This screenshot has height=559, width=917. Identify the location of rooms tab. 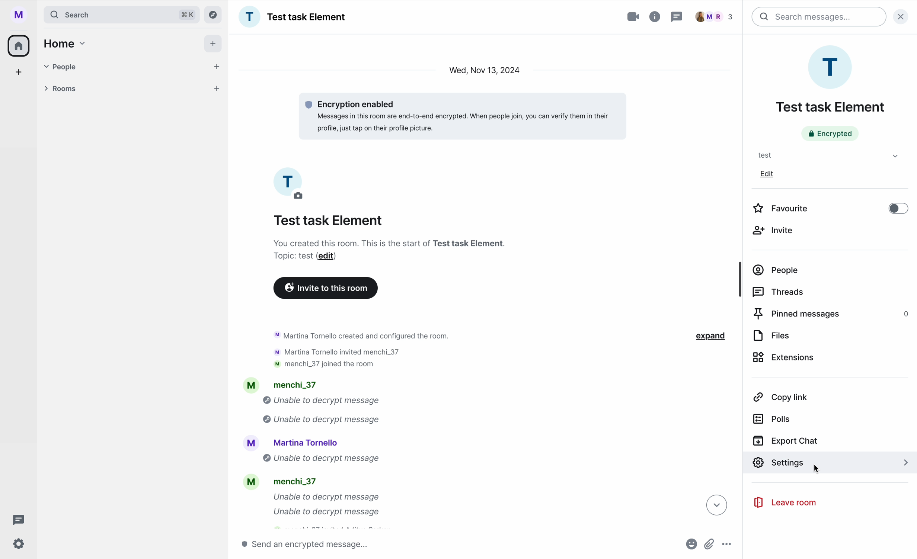
(135, 88).